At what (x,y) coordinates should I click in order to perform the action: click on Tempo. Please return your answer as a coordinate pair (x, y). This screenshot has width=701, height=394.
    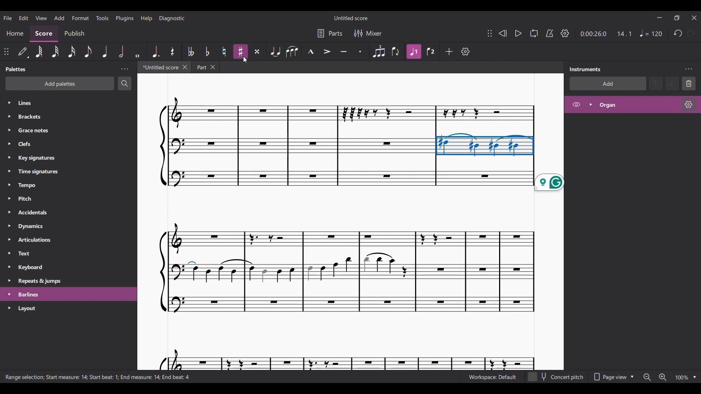
    Looking at the image, I should click on (651, 33).